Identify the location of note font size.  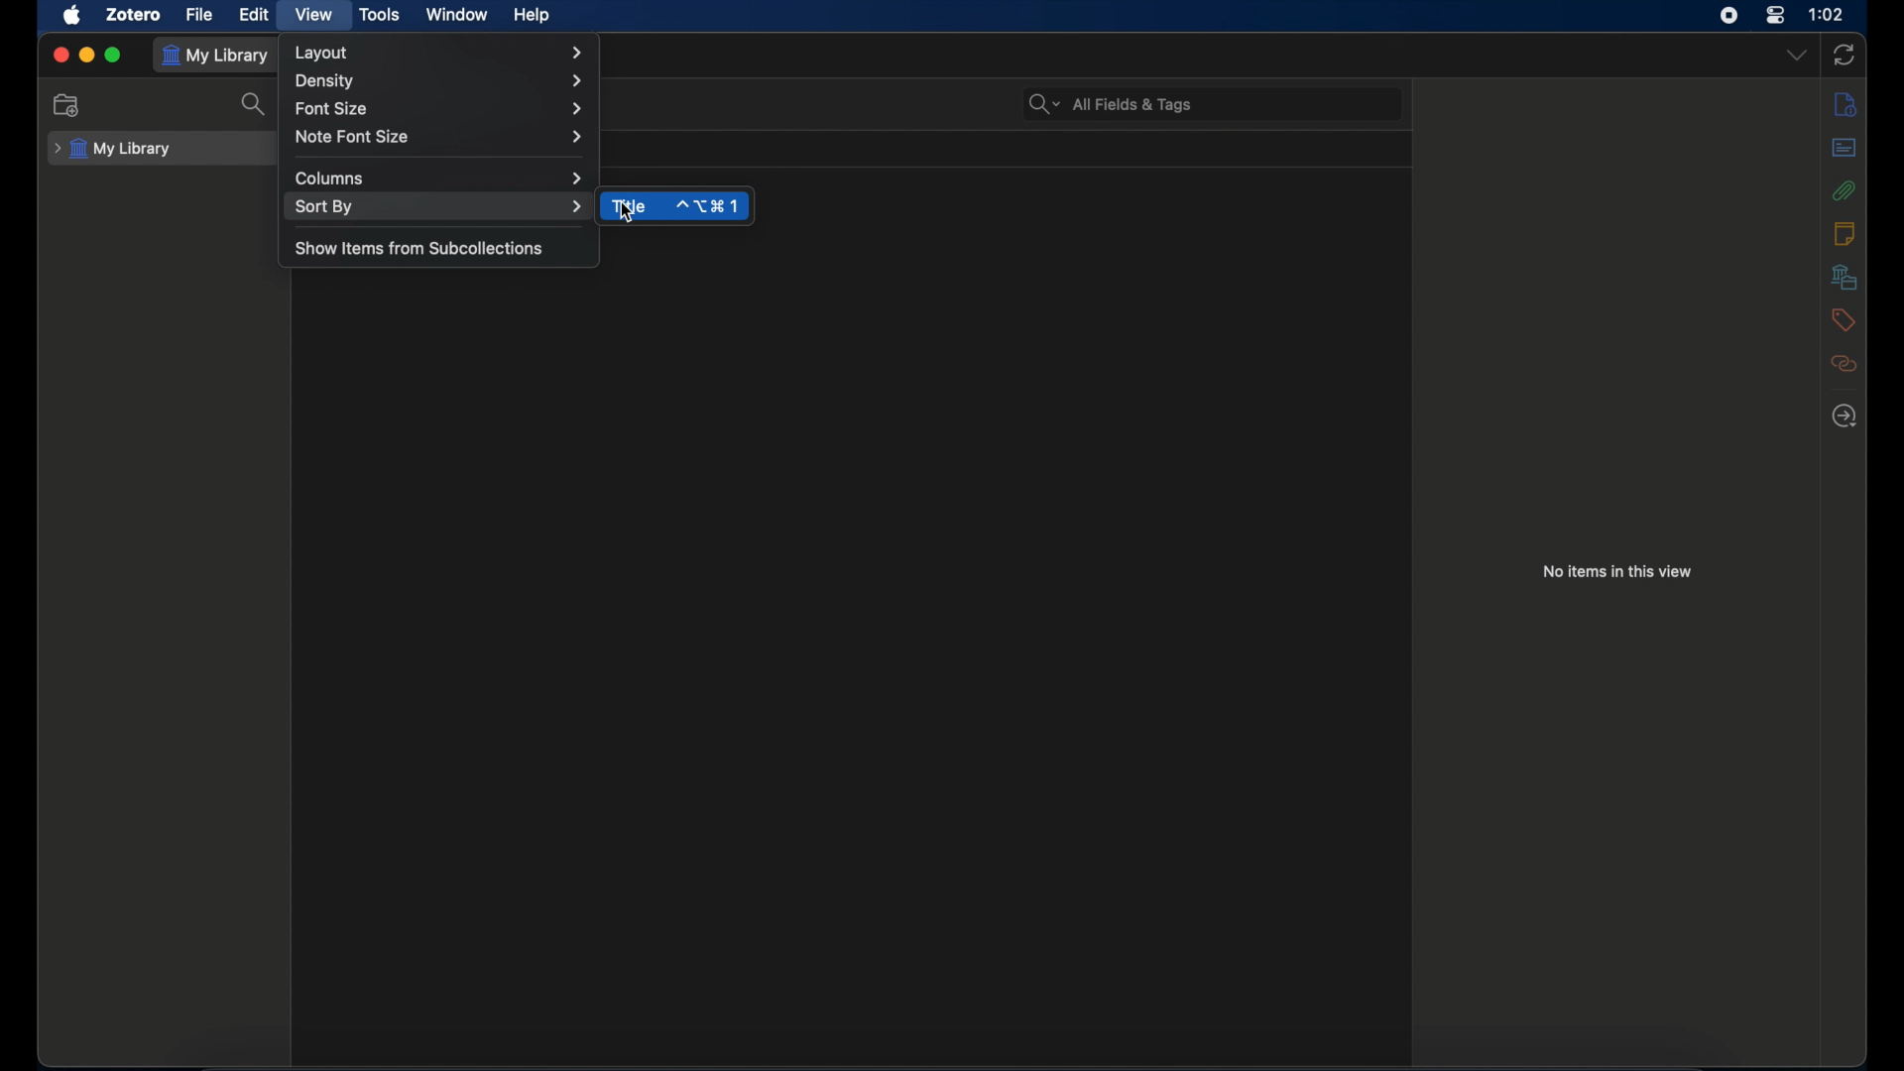
(440, 137).